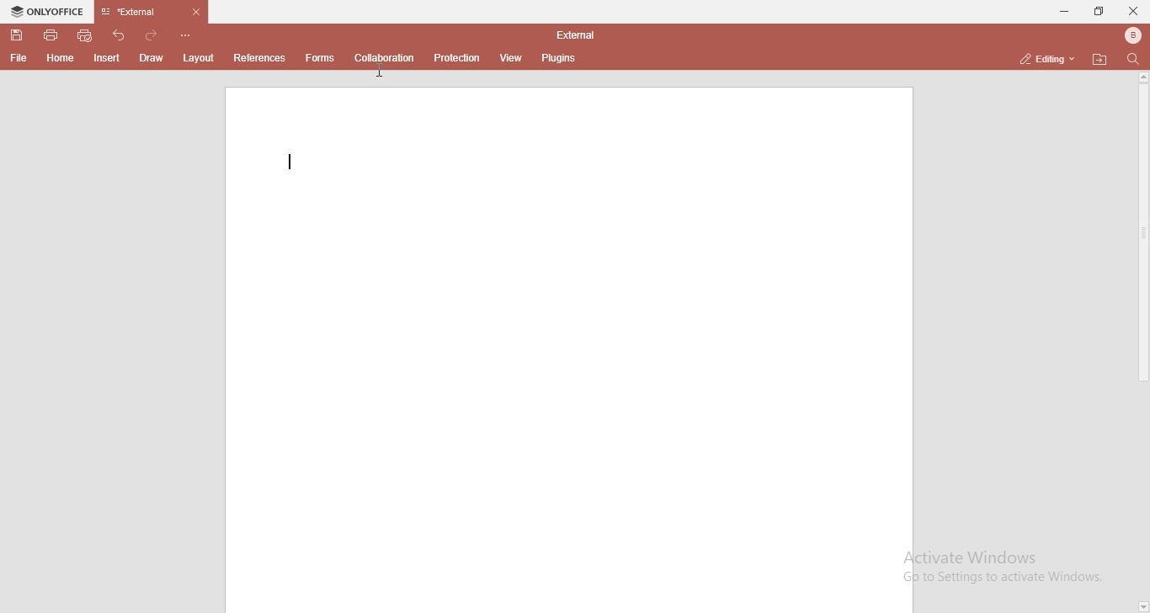 This screenshot has width=1150, height=613. Describe the element at coordinates (1043, 59) in the screenshot. I see `editing` at that location.